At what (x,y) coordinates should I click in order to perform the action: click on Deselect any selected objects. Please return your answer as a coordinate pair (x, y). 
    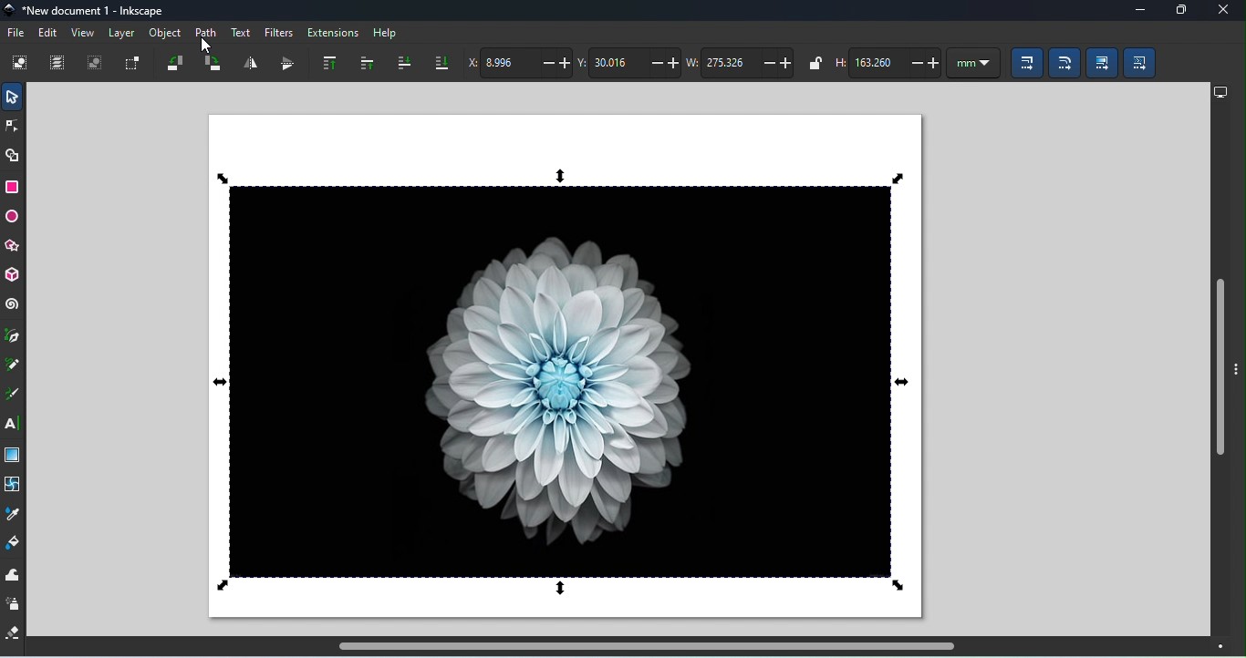
    Looking at the image, I should click on (95, 65).